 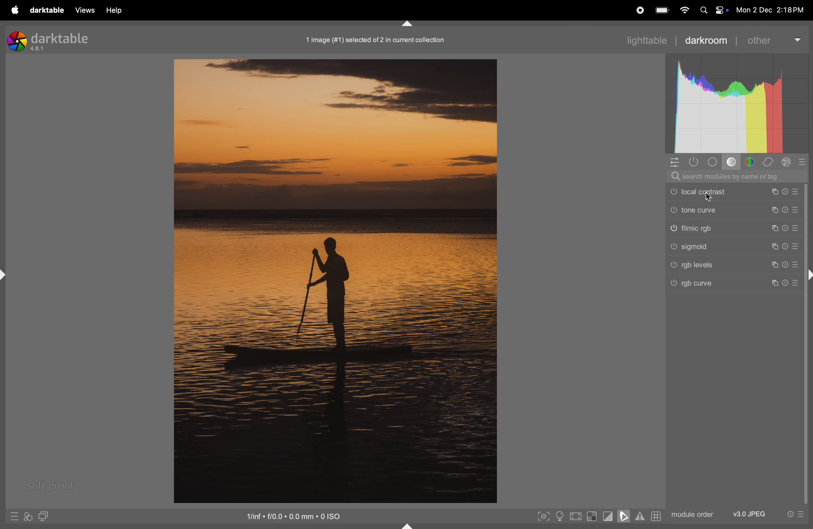 I want to click on battery, so click(x=663, y=9).